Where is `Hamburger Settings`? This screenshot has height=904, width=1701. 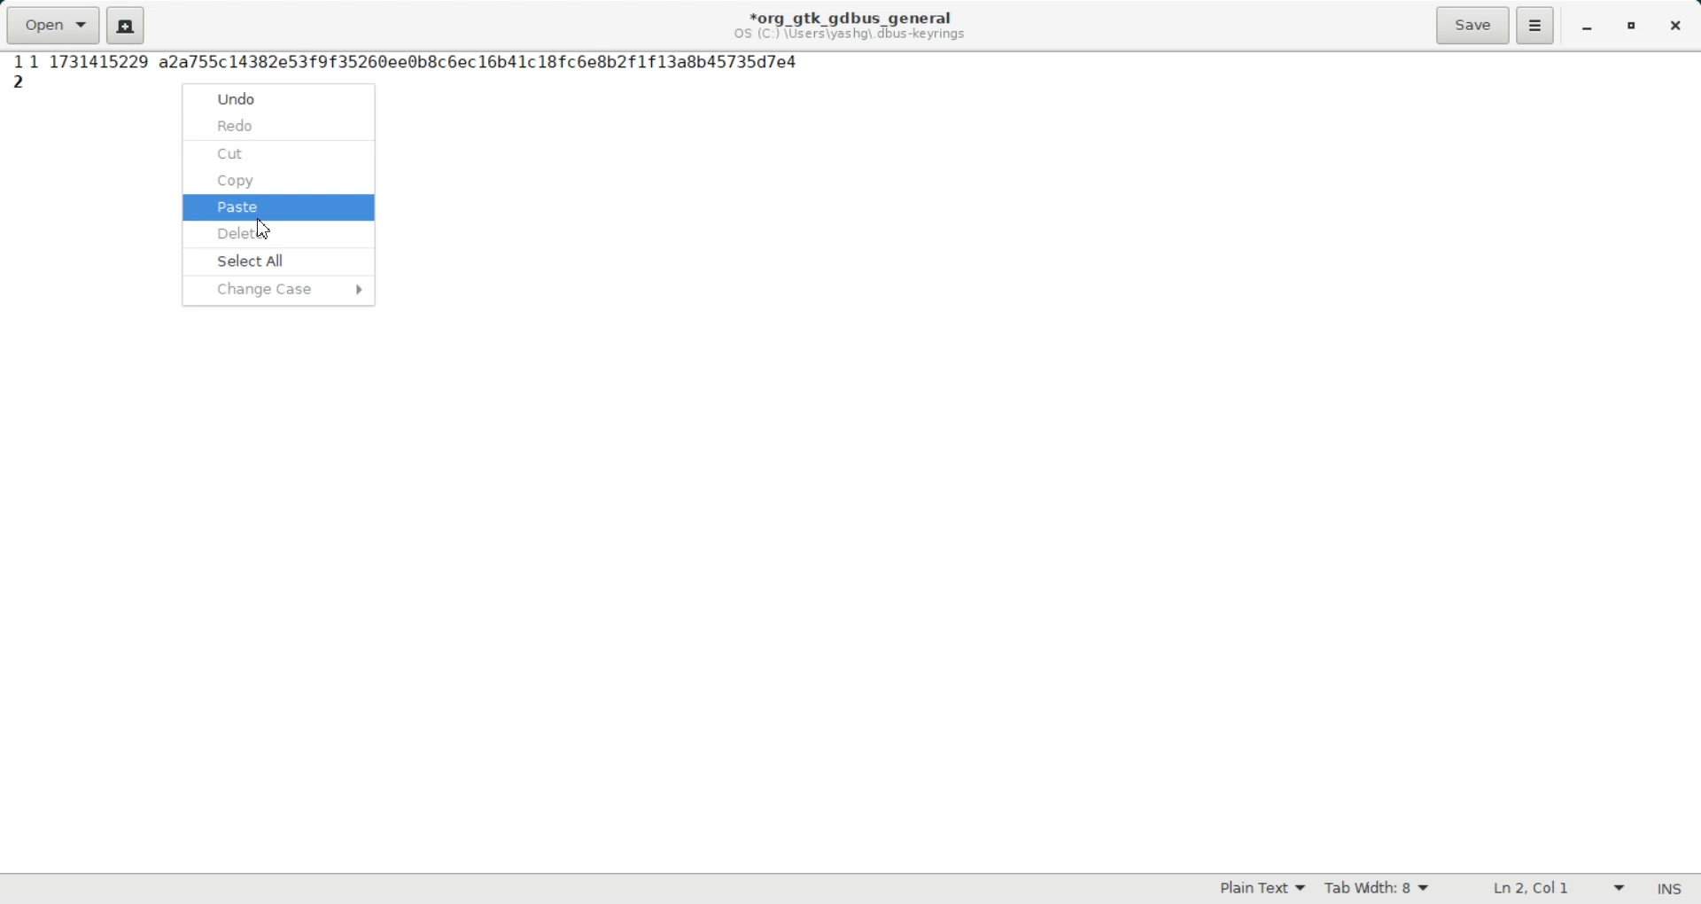 Hamburger Settings is located at coordinates (1535, 25).